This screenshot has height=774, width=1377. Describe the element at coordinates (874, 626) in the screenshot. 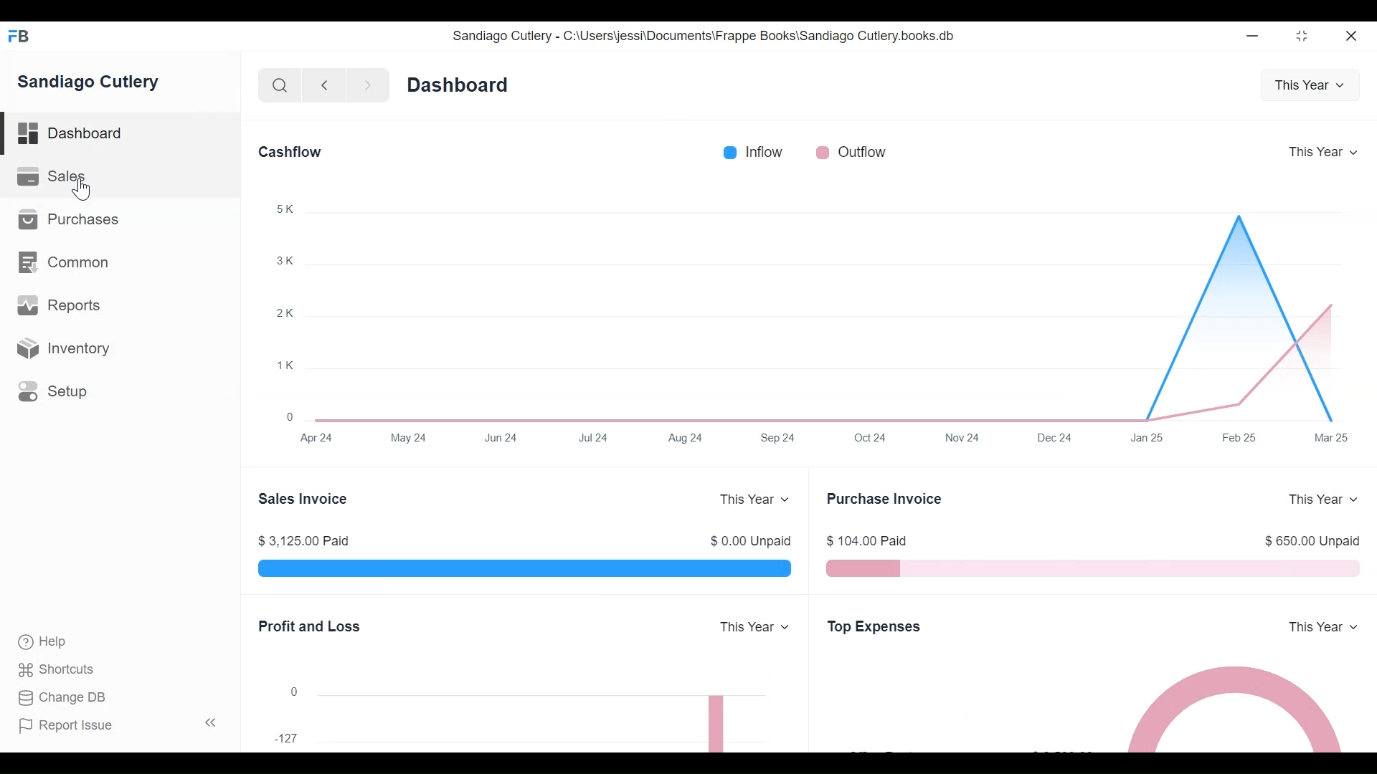

I see `Top expenses` at that location.